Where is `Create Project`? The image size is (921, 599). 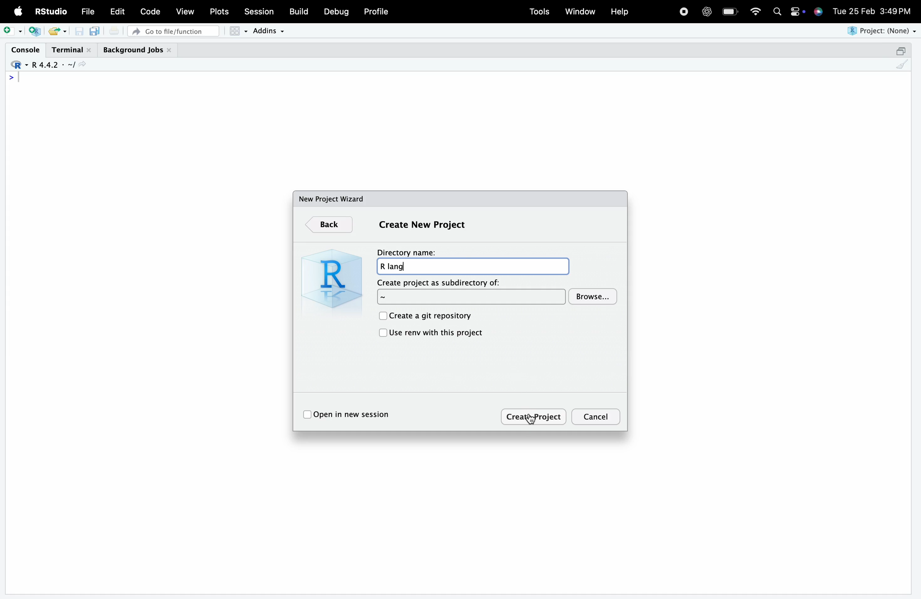
Create Project is located at coordinates (534, 416).